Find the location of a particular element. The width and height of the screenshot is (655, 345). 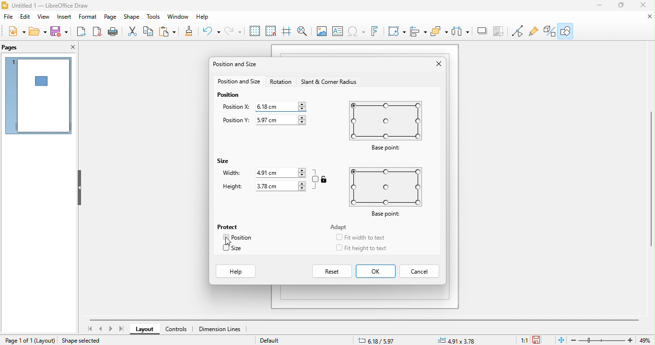

horizontal scroll bar is located at coordinates (364, 320).